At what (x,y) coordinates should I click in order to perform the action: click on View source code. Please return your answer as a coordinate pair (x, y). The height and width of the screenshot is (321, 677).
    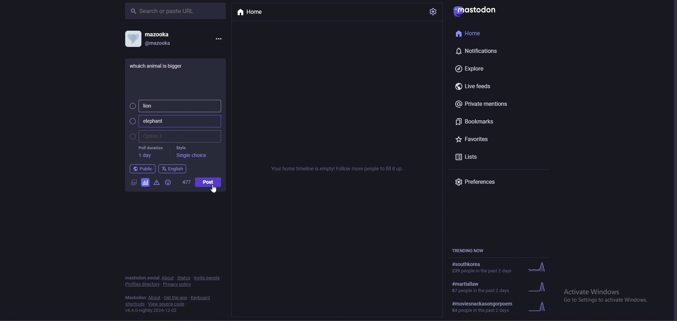
    Looking at the image, I should click on (169, 304).